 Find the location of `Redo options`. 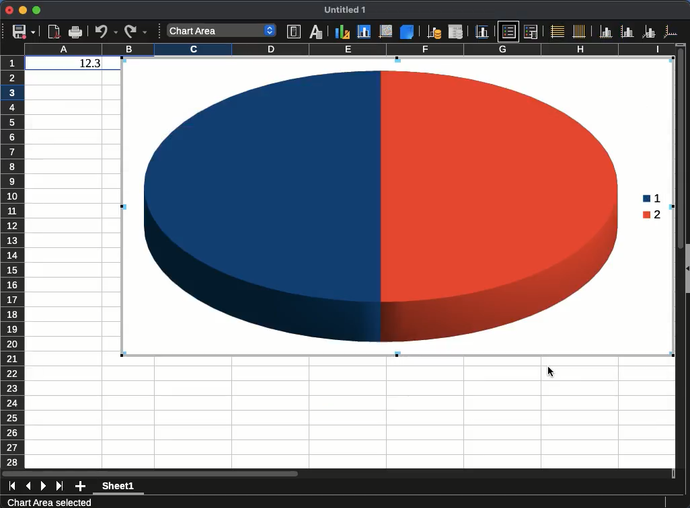

Redo options is located at coordinates (136, 32).